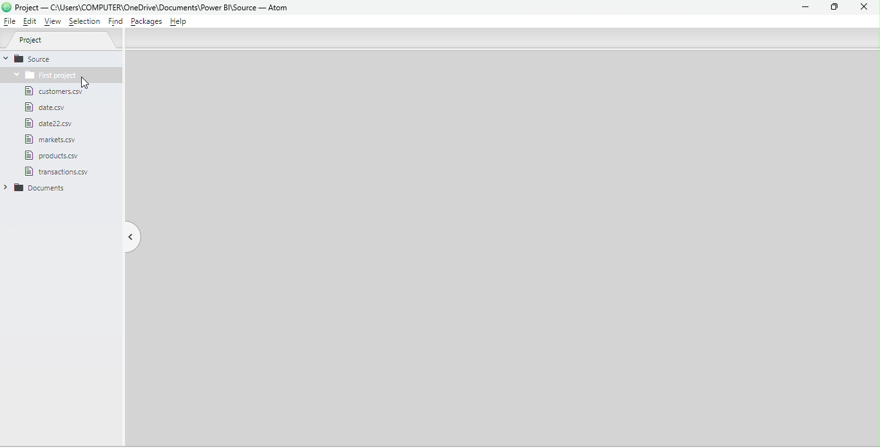  What do you see at coordinates (181, 23) in the screenshot?
I see `Help` at bounding box center [181, 23].